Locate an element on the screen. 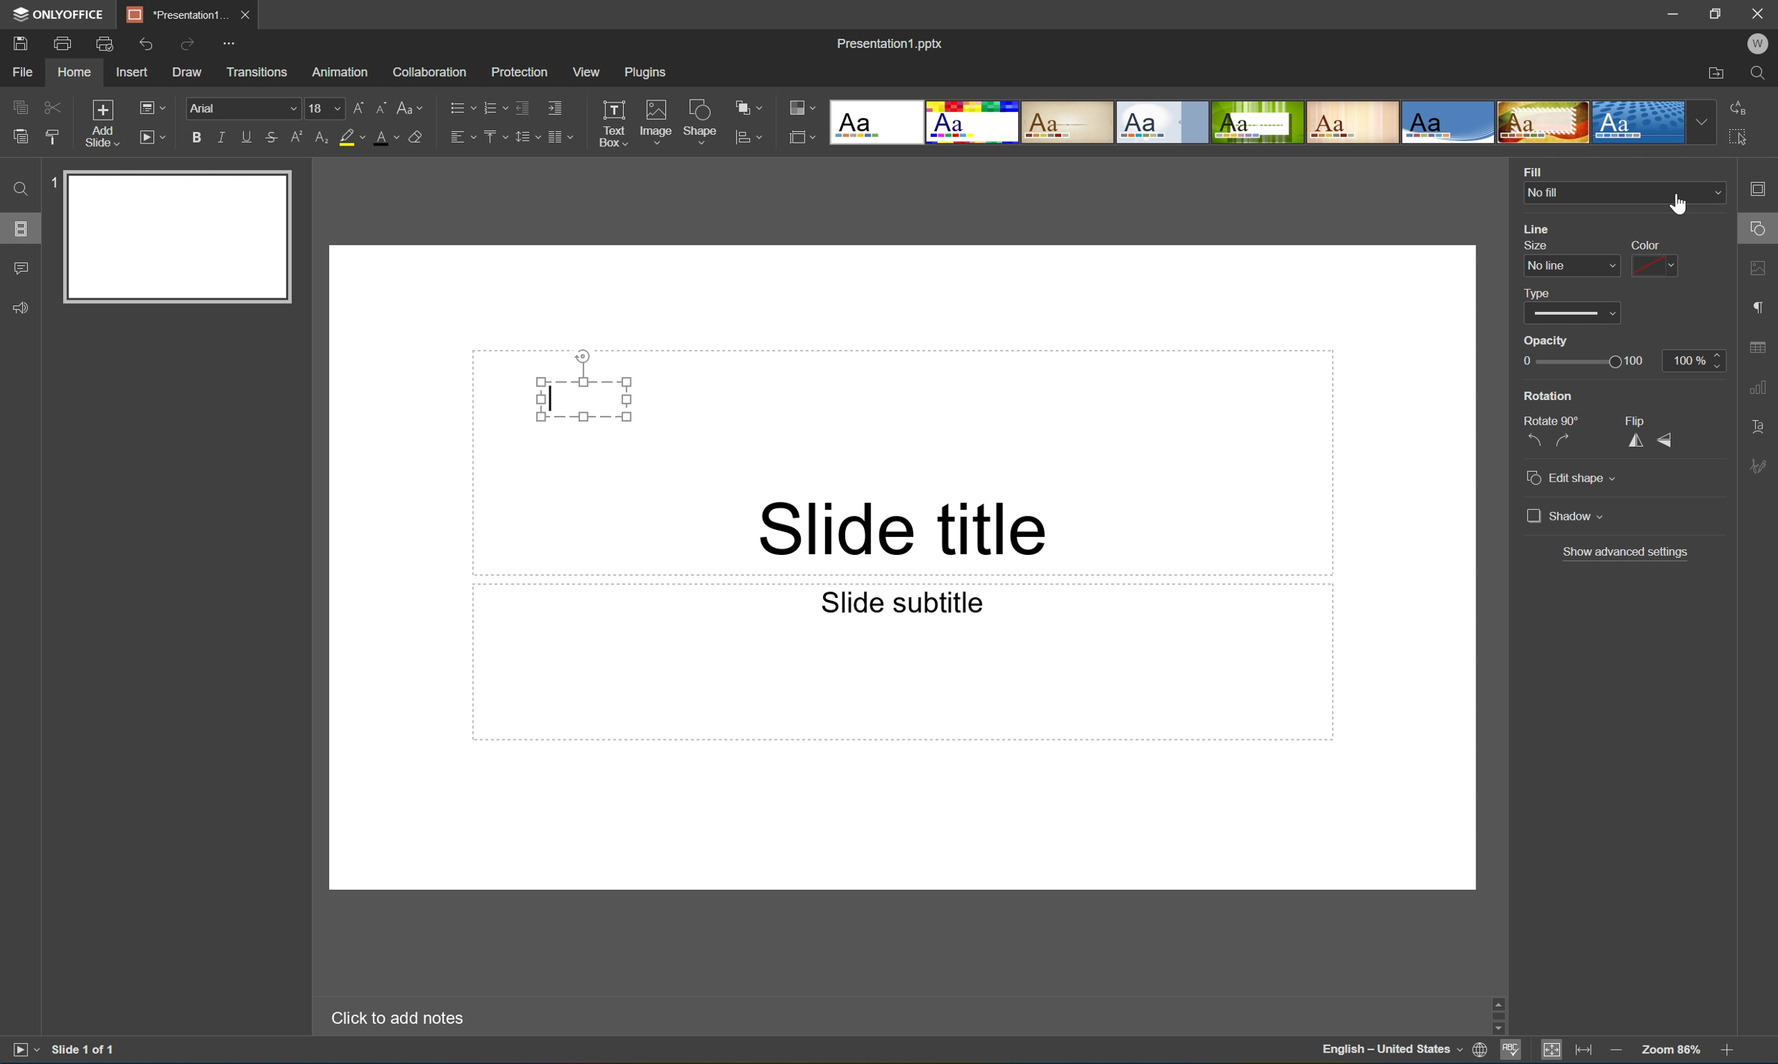 This screenshot has width=1778, height=1064. Select slide size is located at coordinates (802, 140).